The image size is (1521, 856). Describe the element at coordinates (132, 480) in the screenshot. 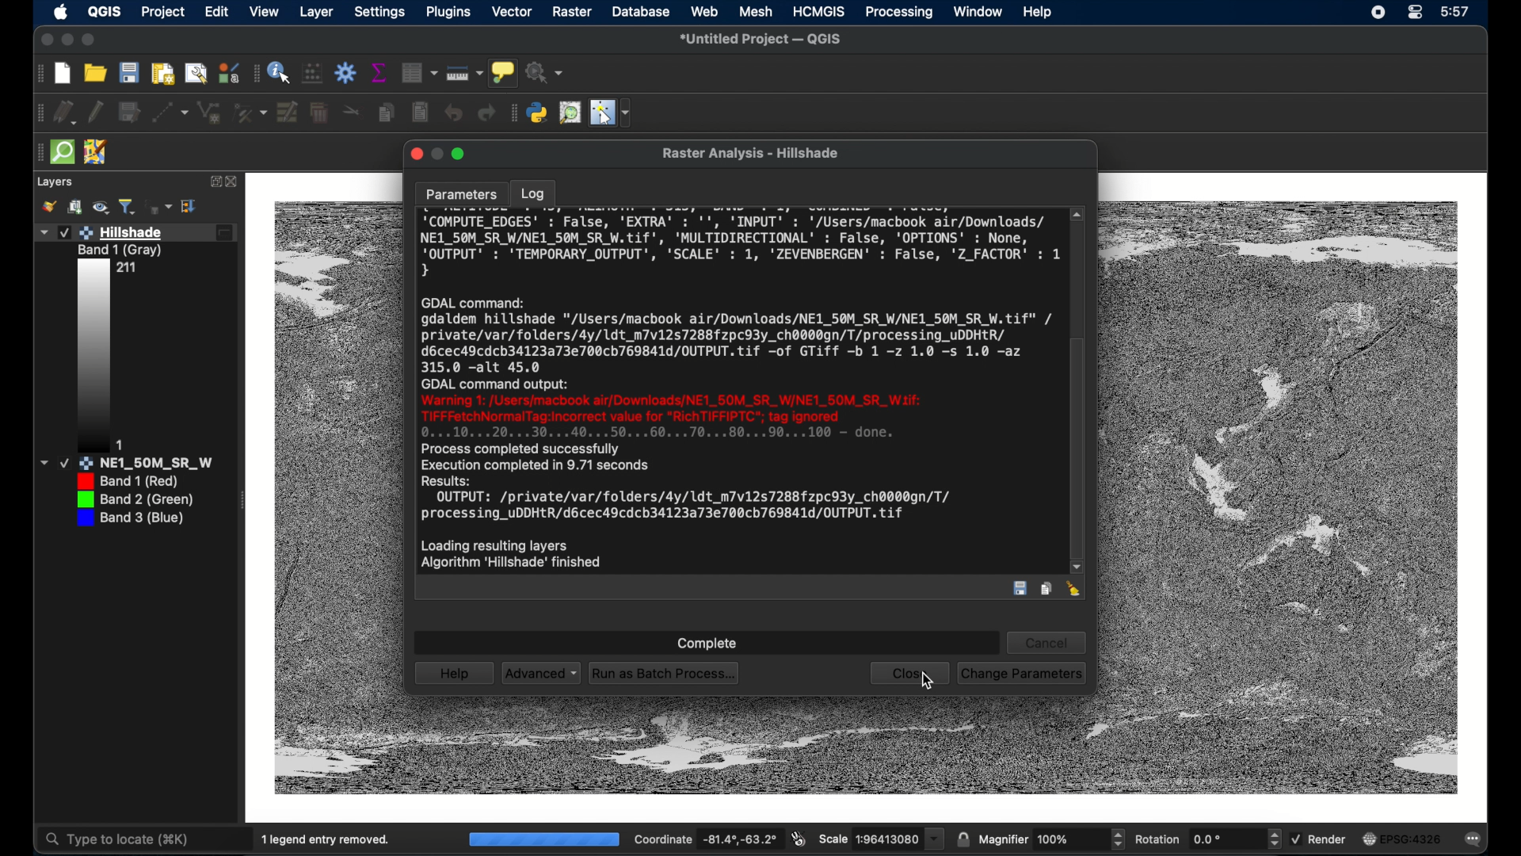

I see `Band 1 (red)` at that location.